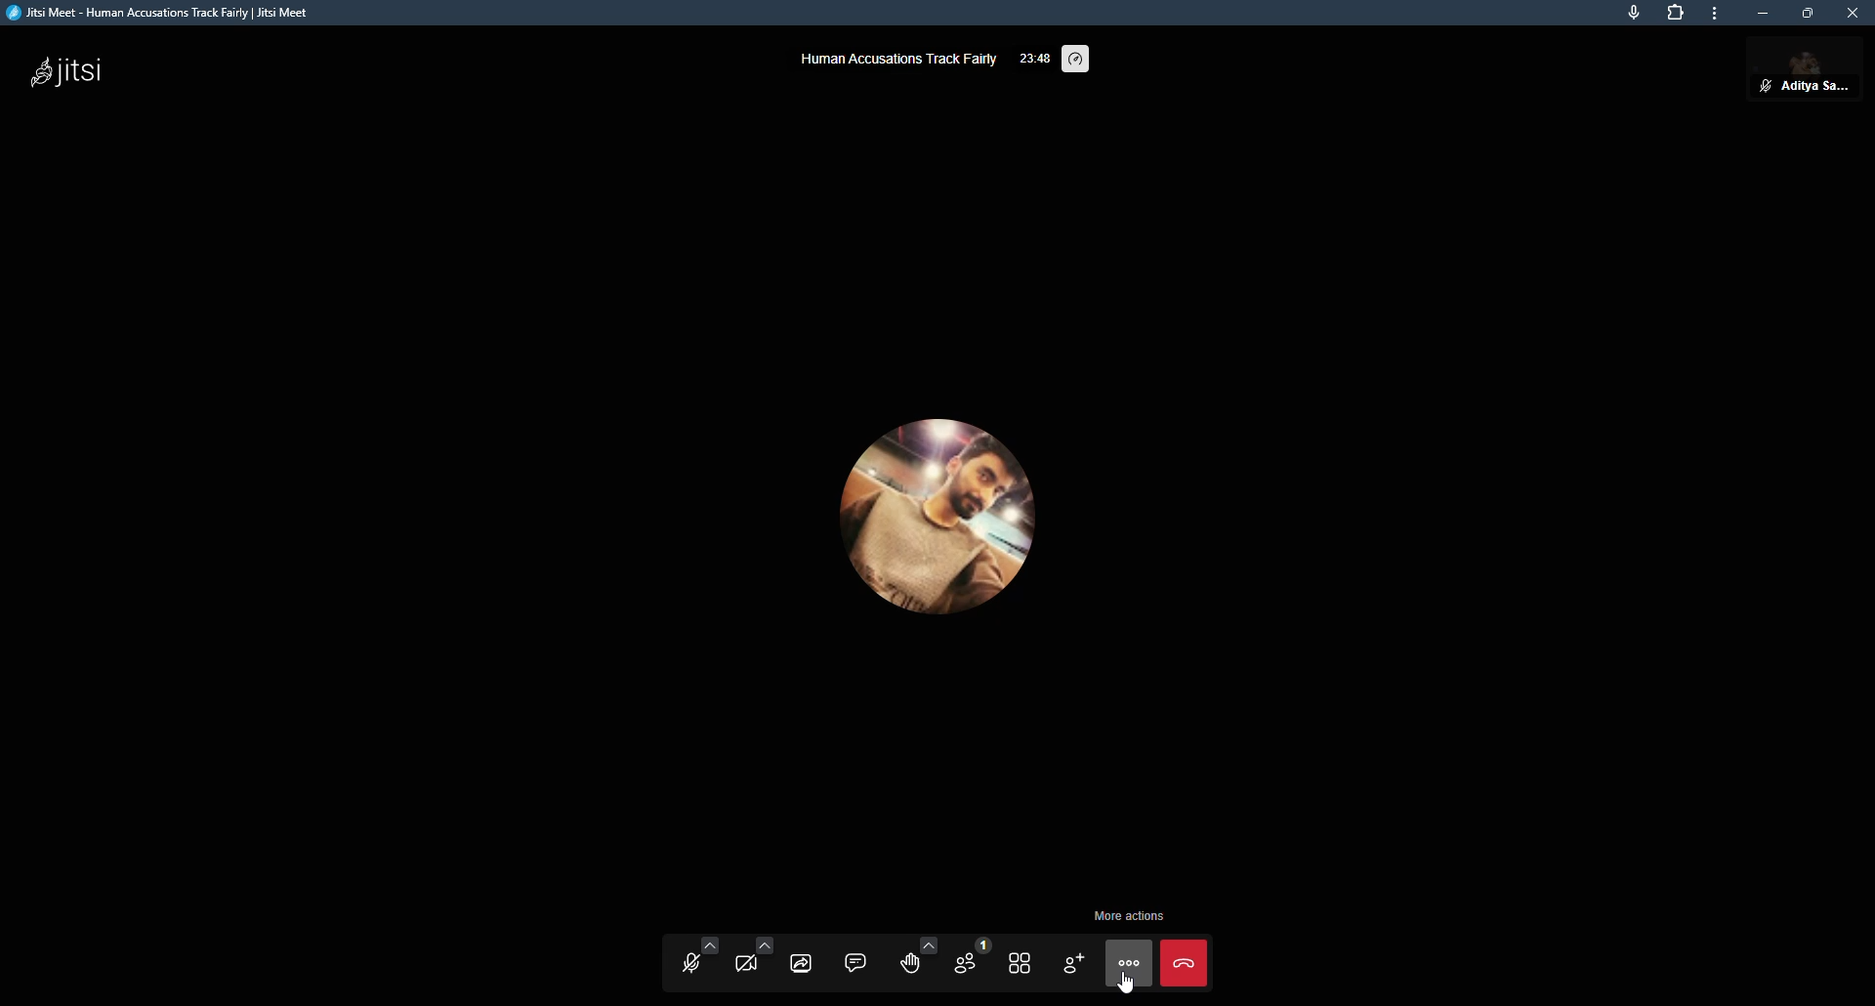 Image resolution: width=1875 pixels, height=1006 pixels. What do you see at coordinates (67, 75) in the screenshot?
I see `jitsi` at bounding box center [67, 75].